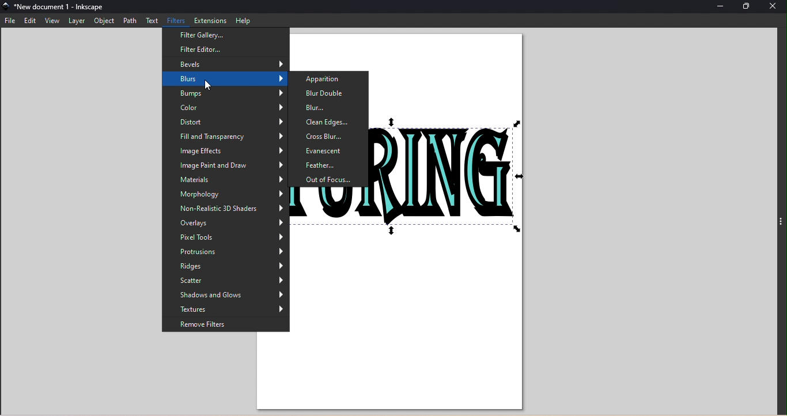 This screenshot has height=416, width=787. Describe the element at coordinates (330, 179) in the screenshot. I see `Out of focus` at that location.